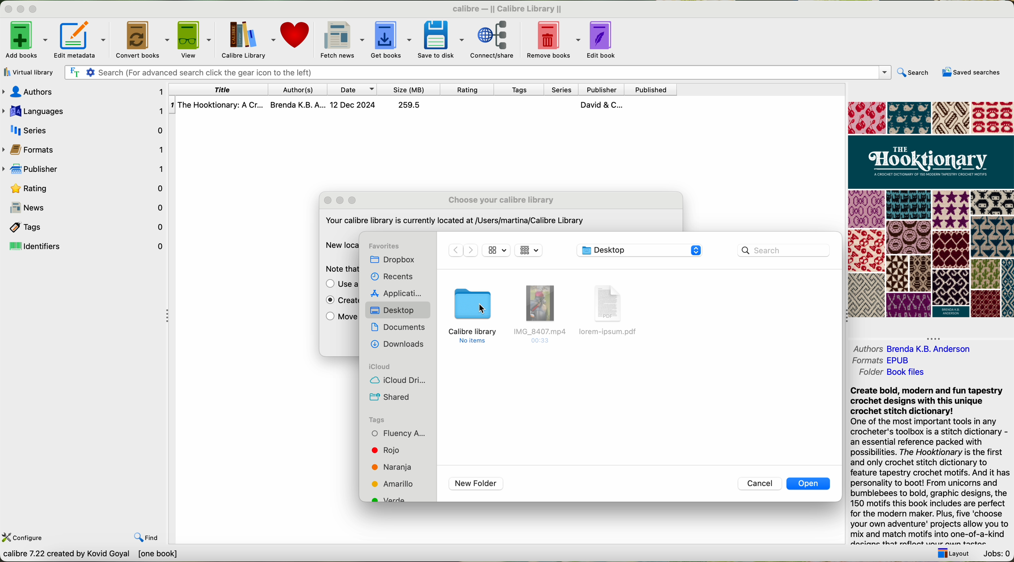 This screenshot has width=1014, height=562. Describe the element at coordinates (84, 247) in the screenshot. I see `identifiers` at that location.